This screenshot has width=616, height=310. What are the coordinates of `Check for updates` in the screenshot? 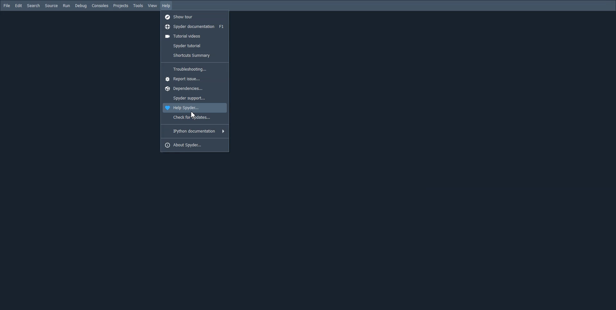 It's located at (194, 118).